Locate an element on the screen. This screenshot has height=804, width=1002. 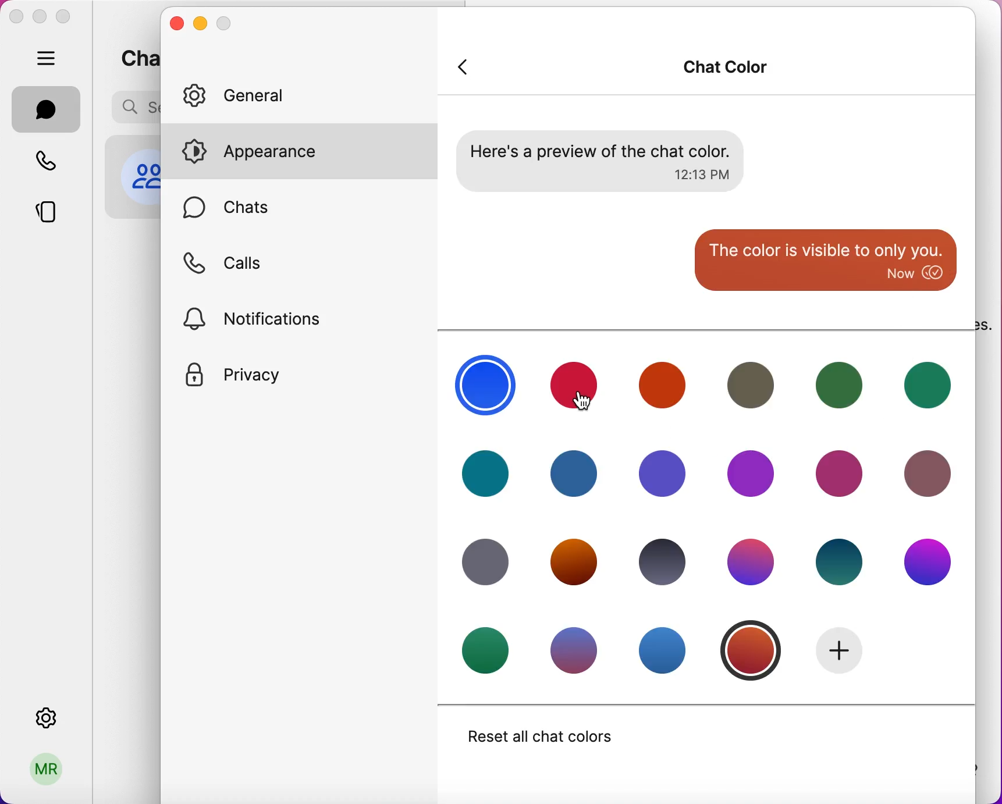
color is visible to only you is located at coordinates (827, 261).